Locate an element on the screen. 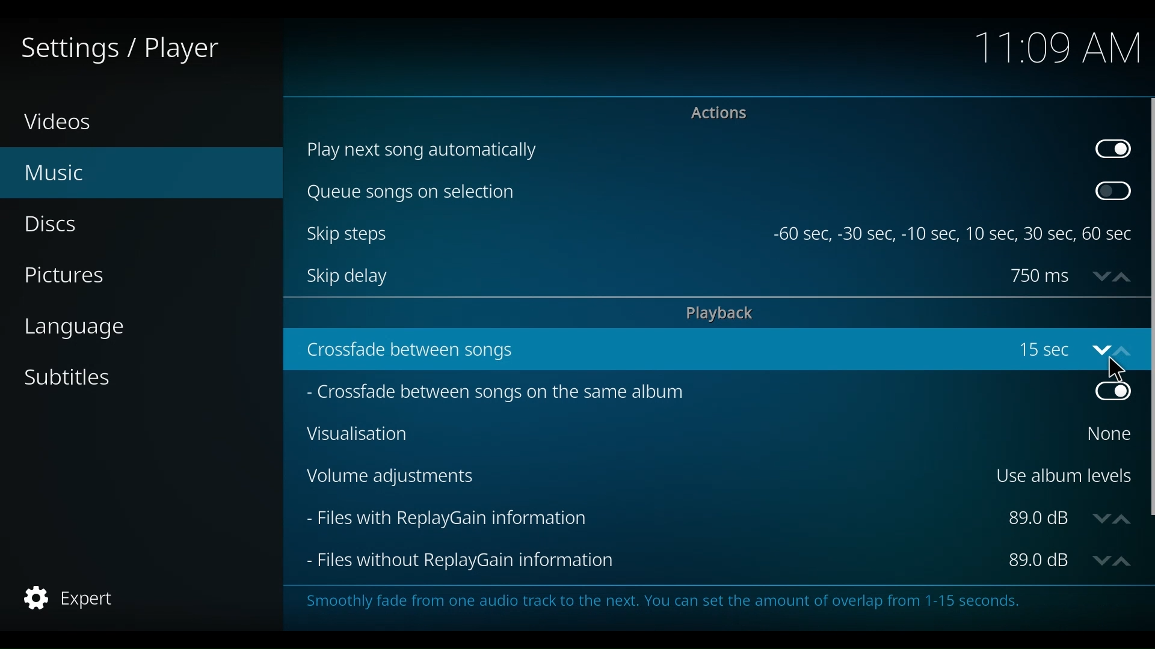  Toggle on/off crossfaed between songs on the same album is located at coordinates (1110, 392).